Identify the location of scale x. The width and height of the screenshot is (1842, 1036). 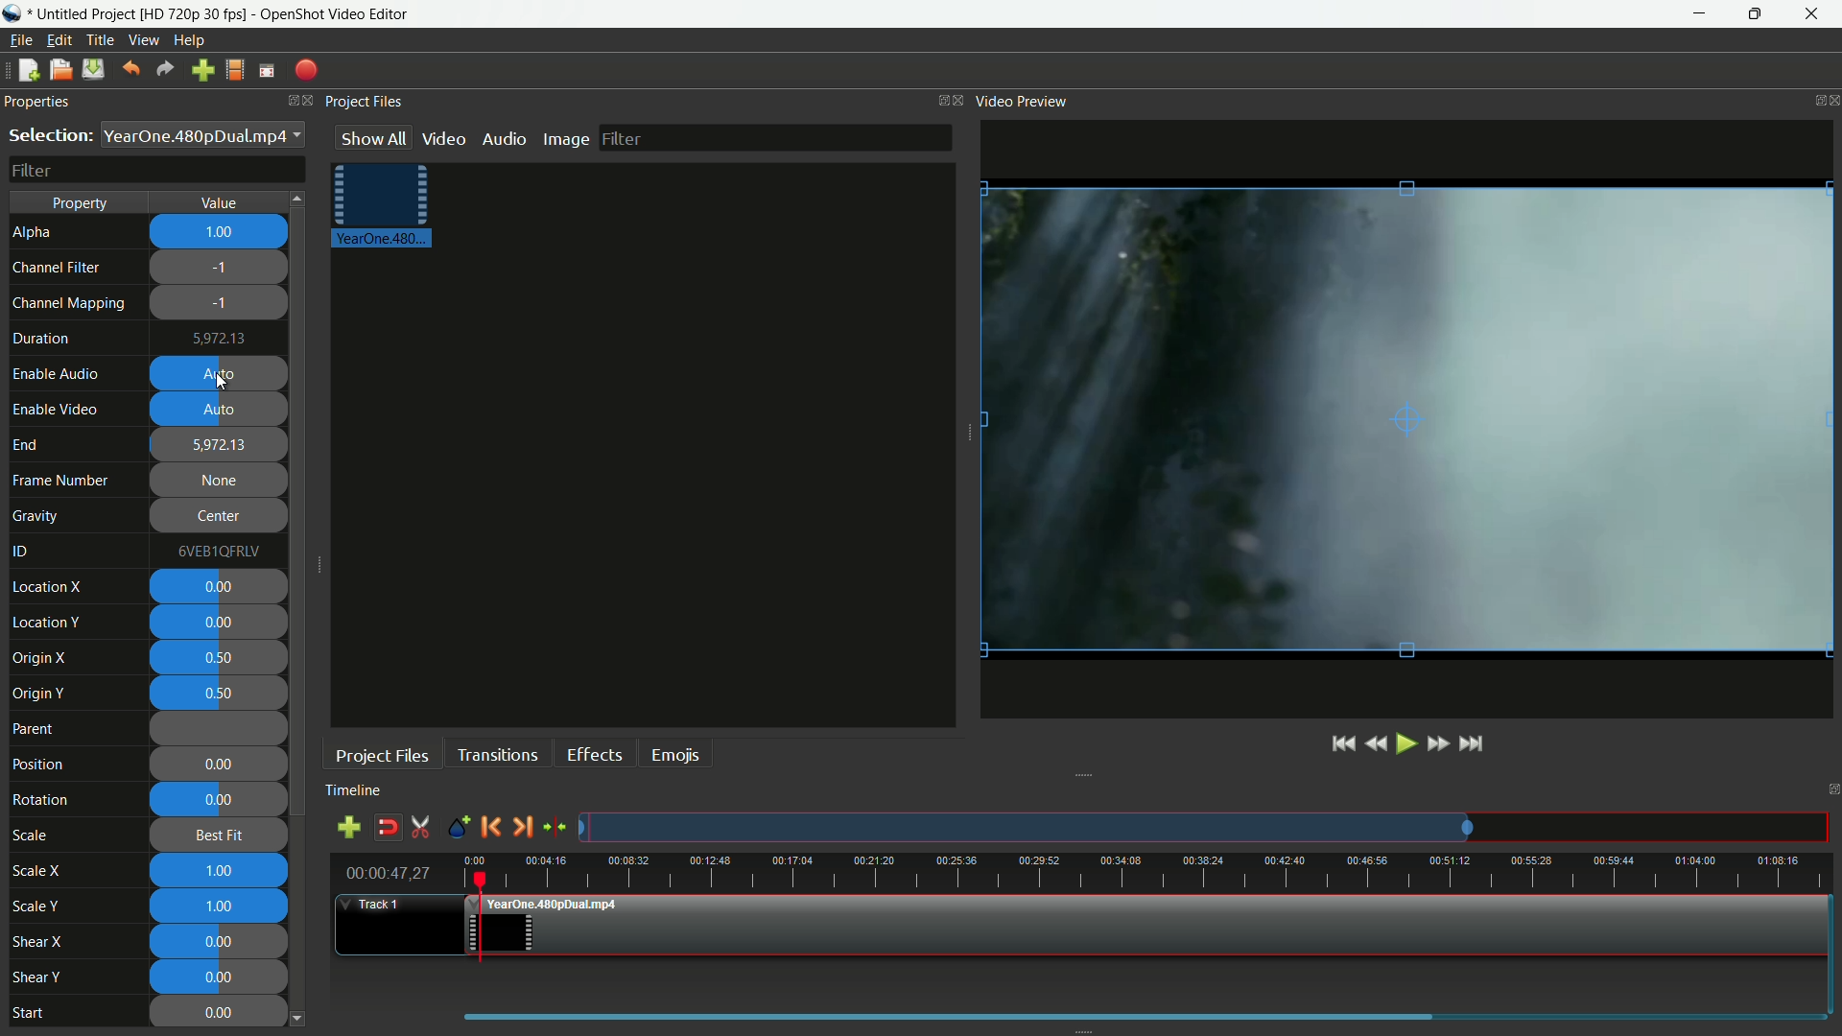
(36, 871).